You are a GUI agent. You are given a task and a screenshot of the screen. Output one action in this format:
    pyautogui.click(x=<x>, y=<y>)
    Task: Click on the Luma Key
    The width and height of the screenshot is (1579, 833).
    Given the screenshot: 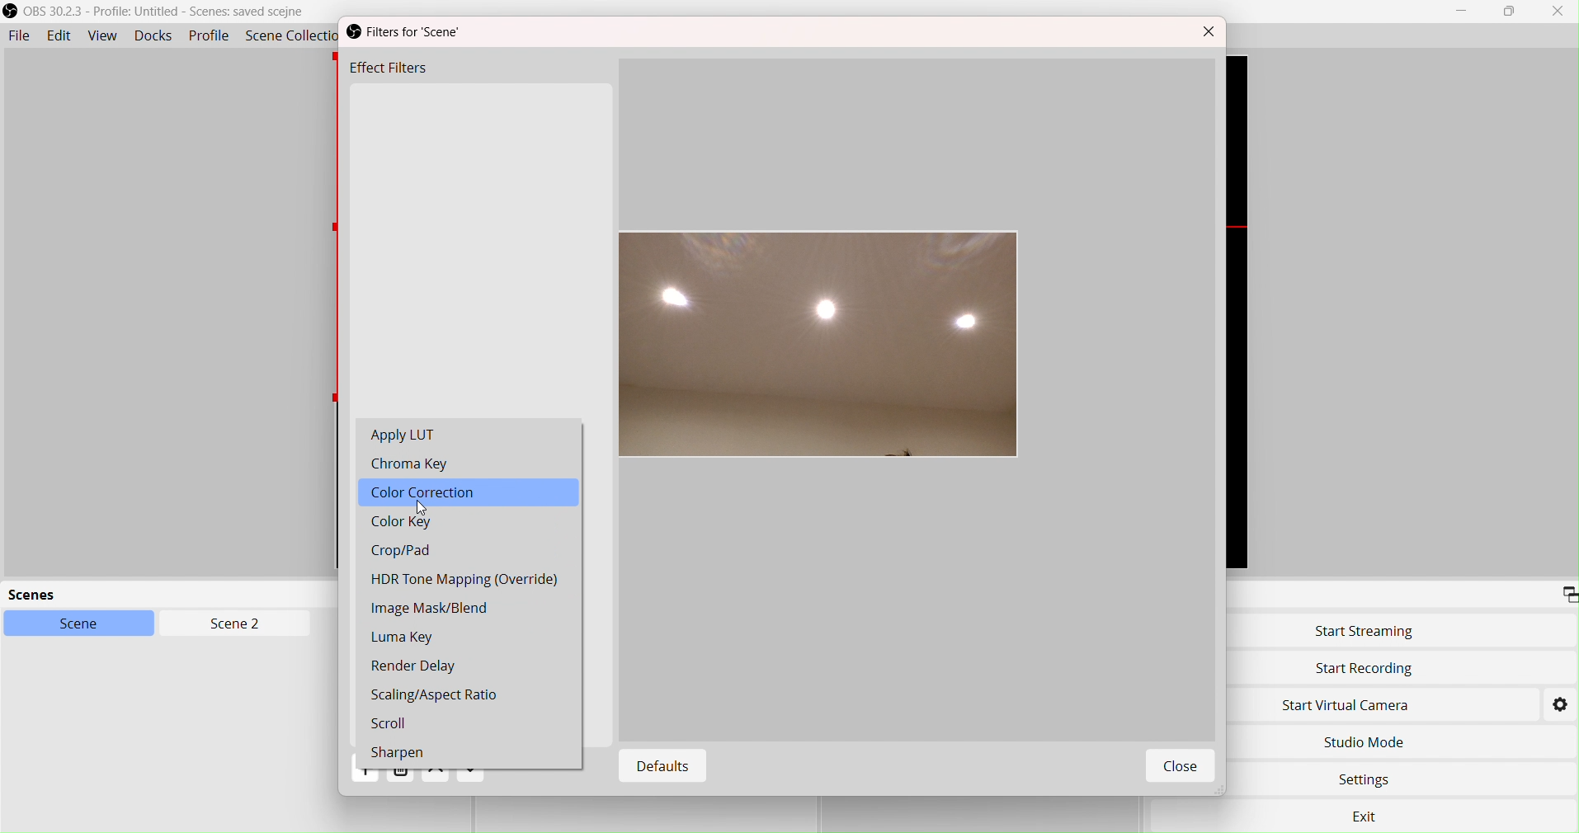 What is the action you would take?
    pyautogui.click(x=406, y=638)
    